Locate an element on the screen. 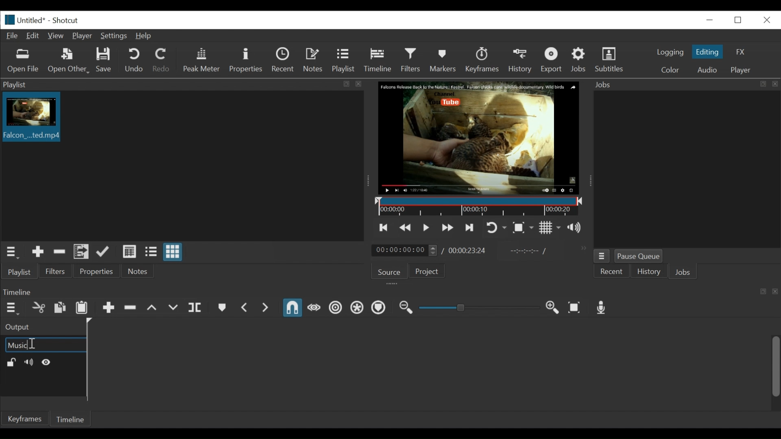 The height and width of the screenshot is (439, 781). Timeline Panel is located at coordinates (390, 293).